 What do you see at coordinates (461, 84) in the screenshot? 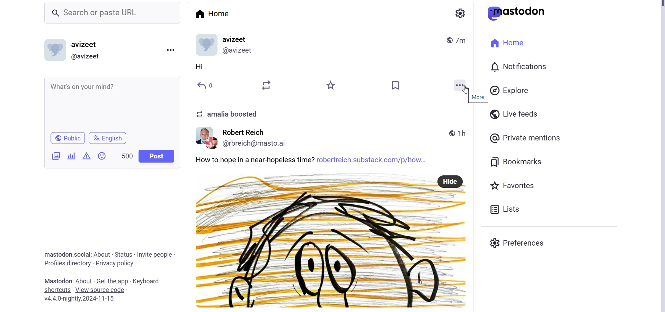
I see `More` at bounding box center [461, 84].